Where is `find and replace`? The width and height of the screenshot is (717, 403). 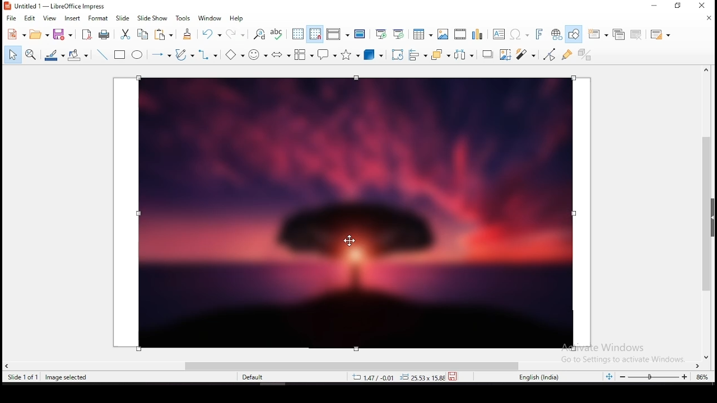
find and replace is located at coordinates (260, 35).